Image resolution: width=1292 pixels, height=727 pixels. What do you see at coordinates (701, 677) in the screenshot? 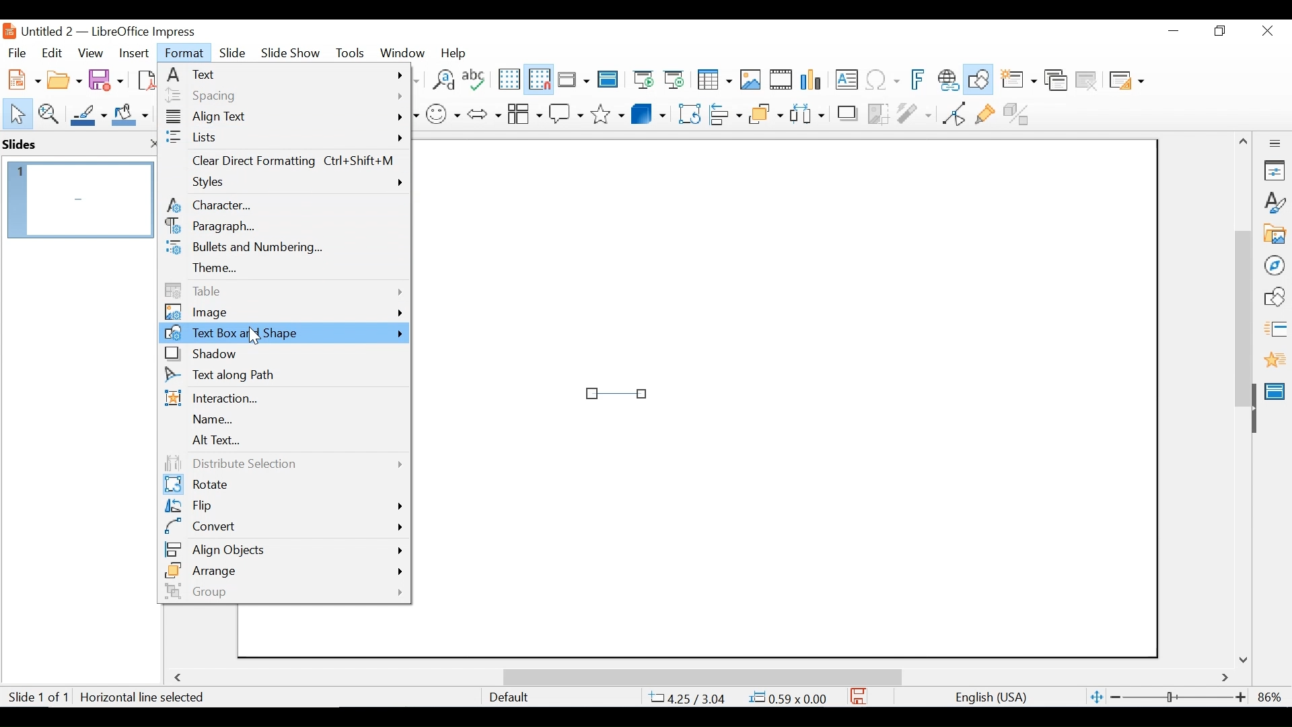
I see `Horizontal Scrollbar` at bounding box center [701, 677].